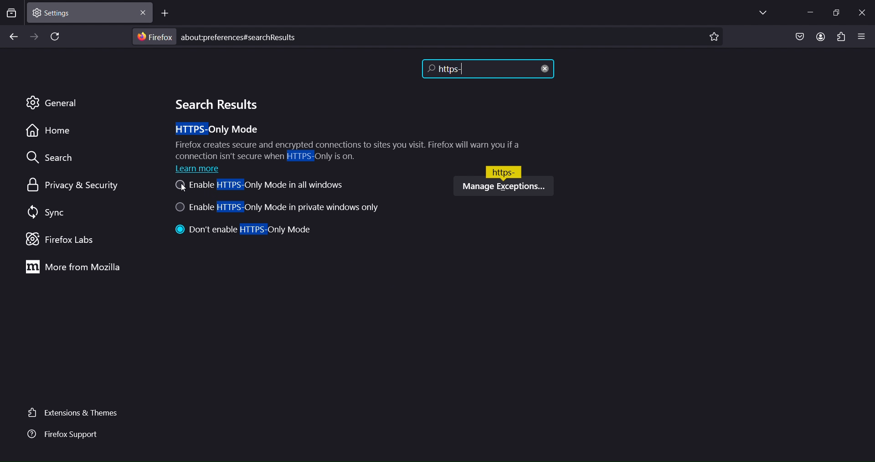 The height and width of the screenshot is (462, 875). I want to click on sync, so click(45, 213).